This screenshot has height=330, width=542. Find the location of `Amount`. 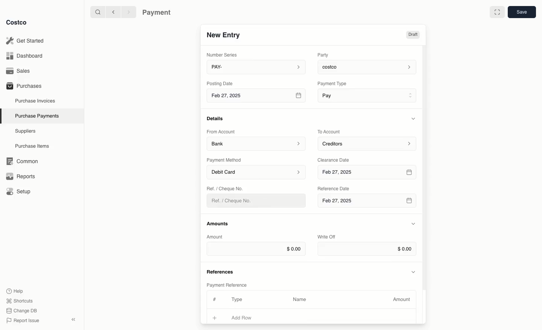

Amount is located at coordinates (216, 237).